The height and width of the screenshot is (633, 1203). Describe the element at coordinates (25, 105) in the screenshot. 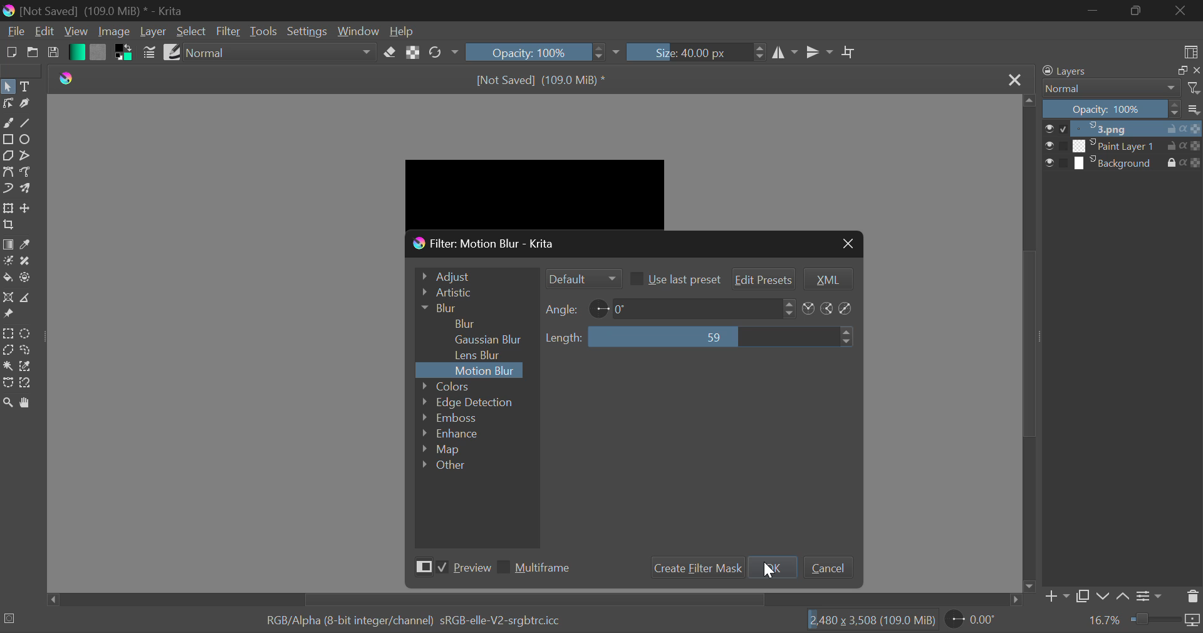

I see `Calligraphic Tool` at that location.